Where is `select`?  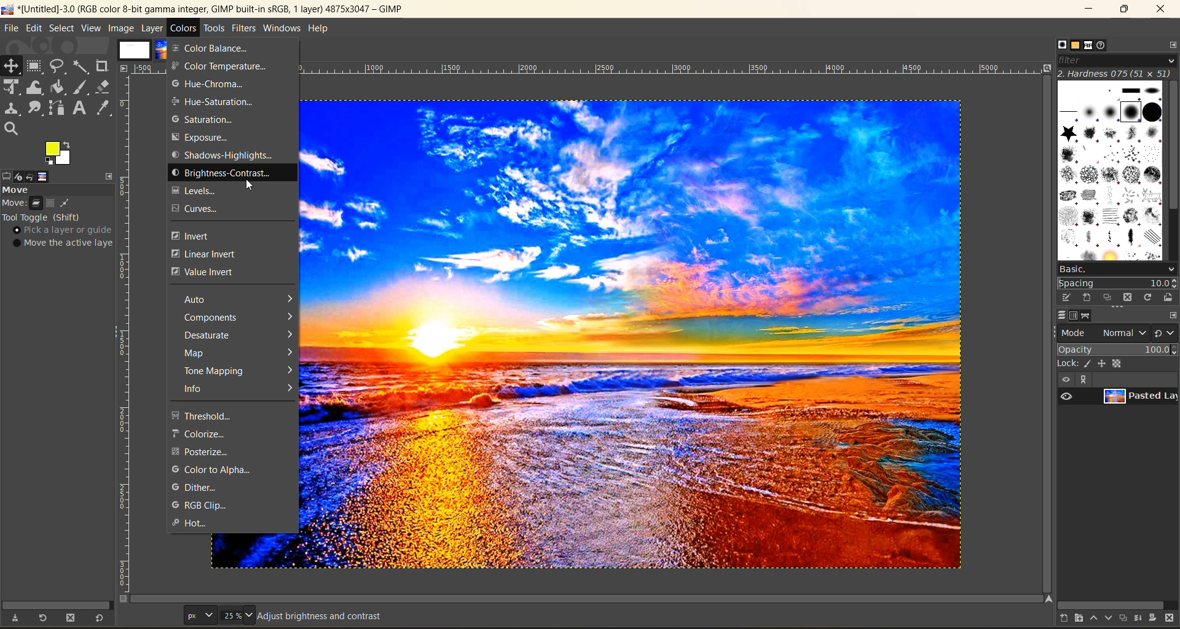 select is located at coordinates (63, 29).